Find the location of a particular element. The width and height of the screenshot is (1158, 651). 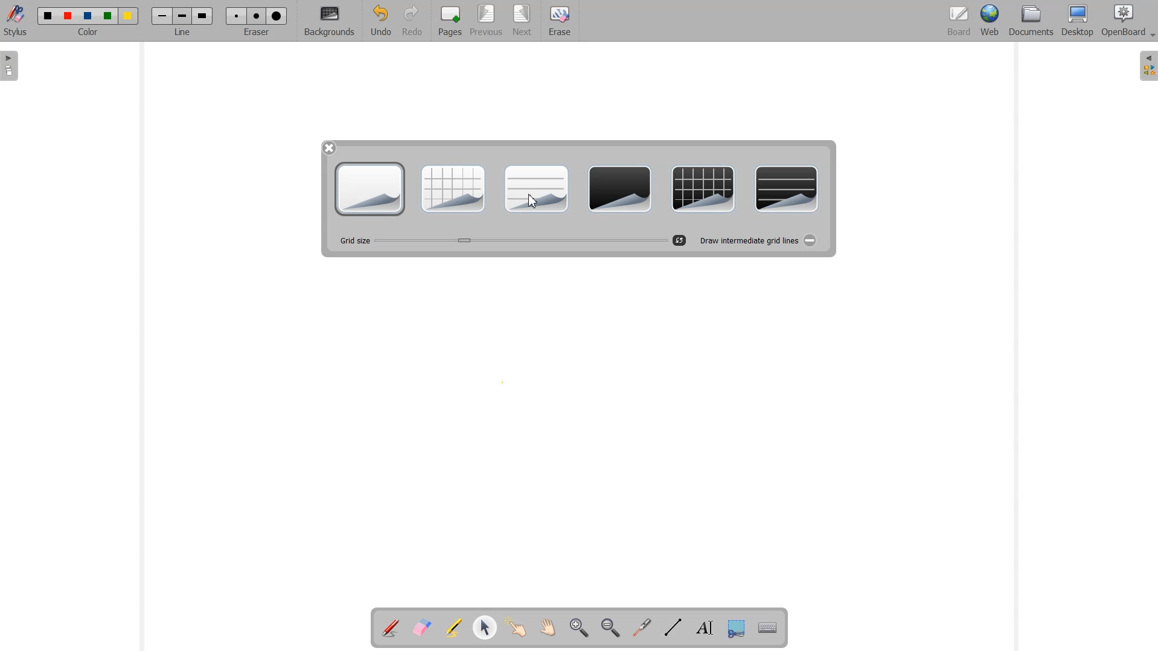

Line is located at coordinates (184, 21).